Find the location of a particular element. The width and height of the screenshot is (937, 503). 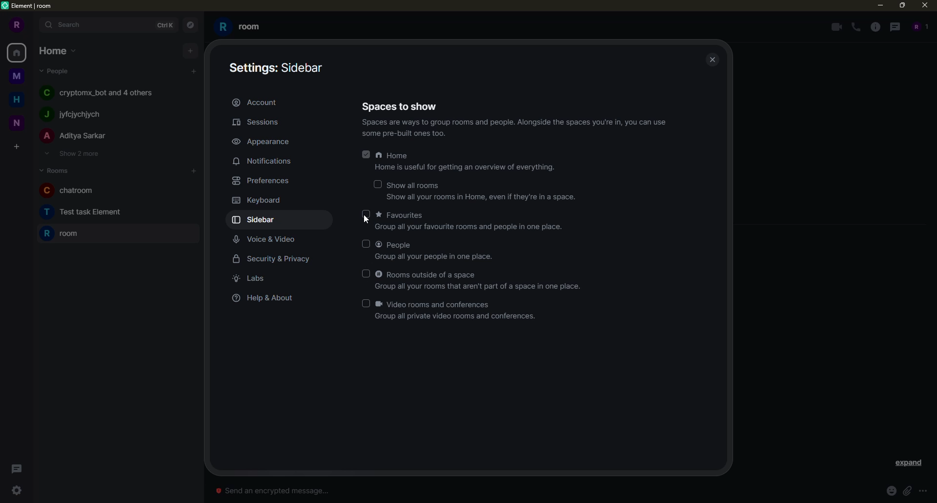

close is located at coordinates (715, 60).